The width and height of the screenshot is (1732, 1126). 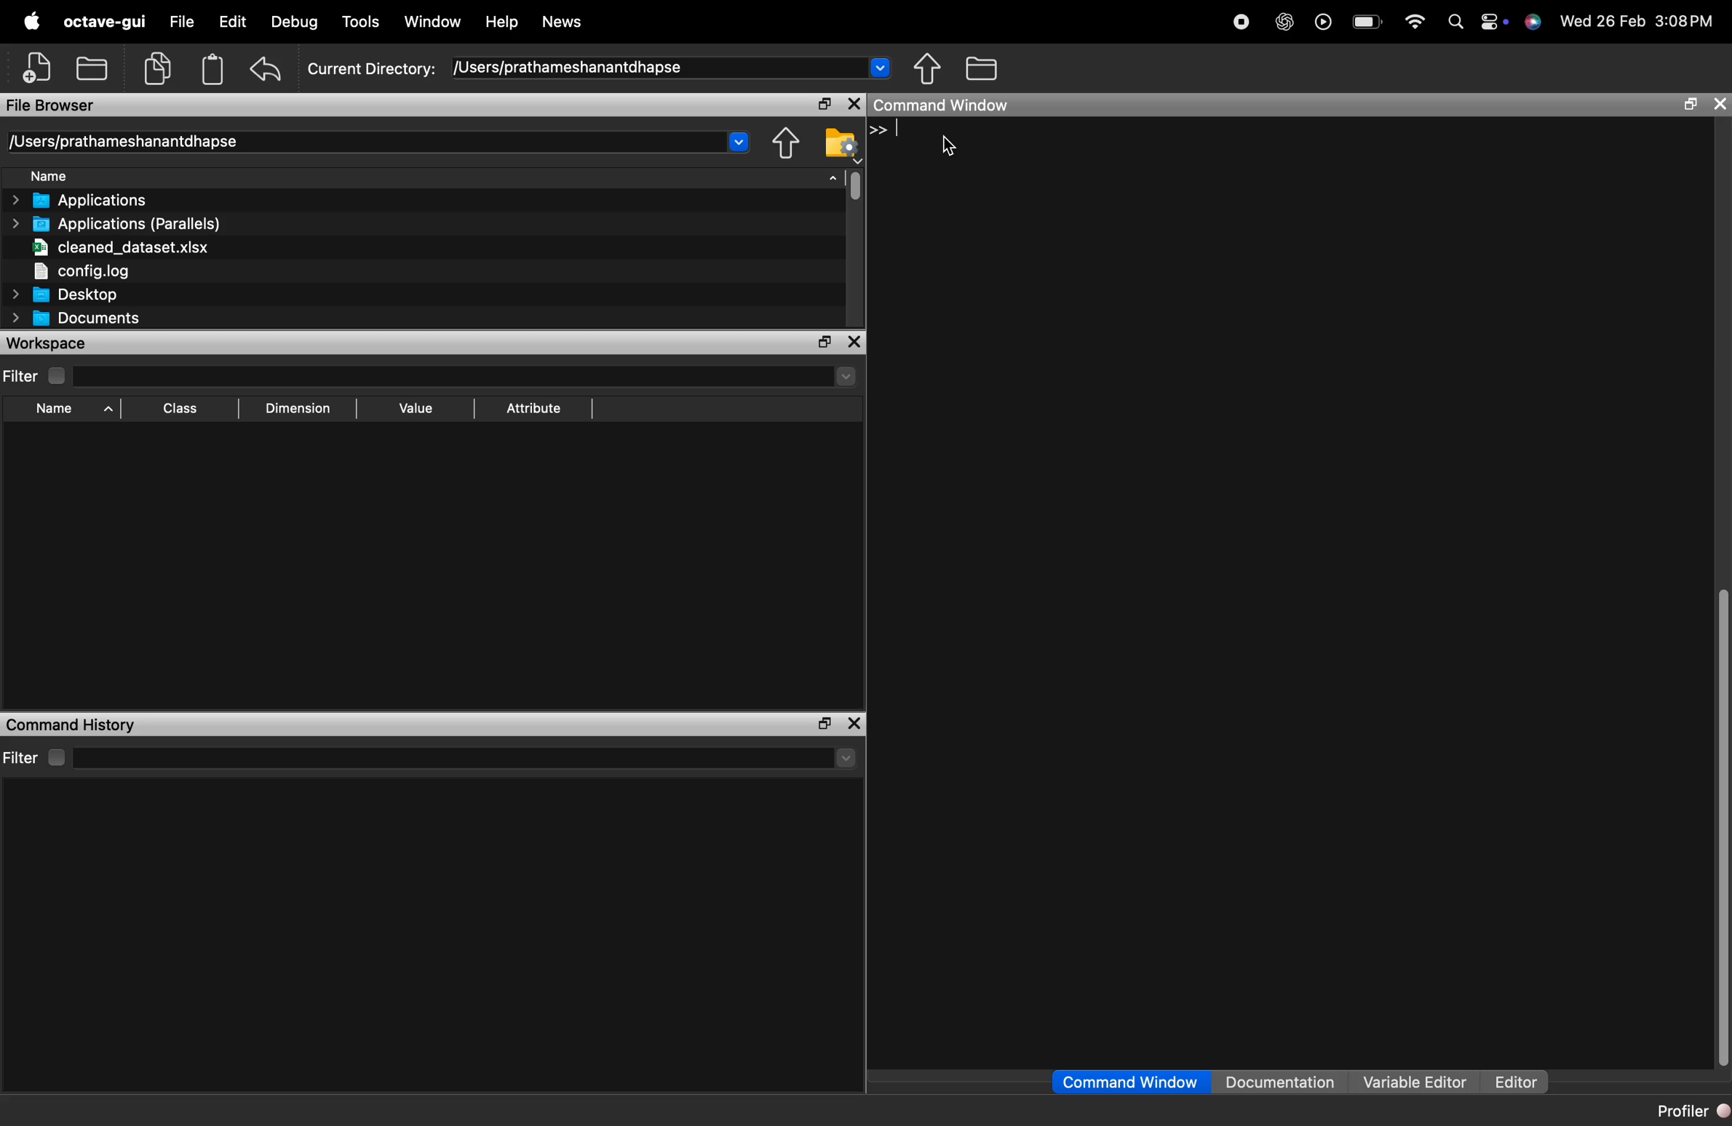 I want to click on close, so click(x=1718, y=105).